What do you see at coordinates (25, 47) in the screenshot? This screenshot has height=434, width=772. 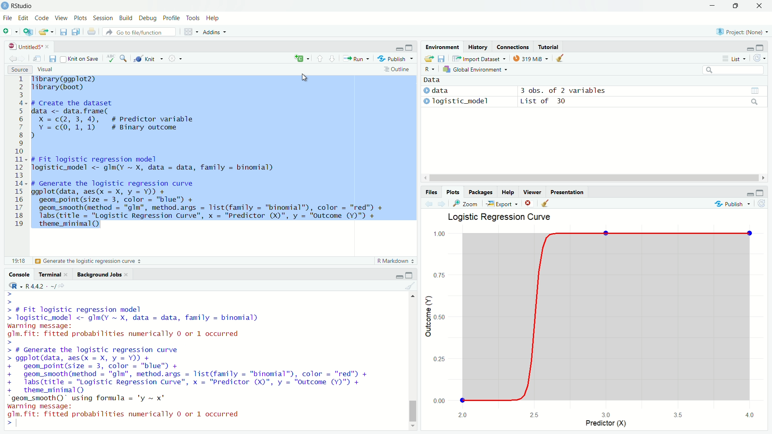 I see `Untitled5*` at bounding box center [25, 47].